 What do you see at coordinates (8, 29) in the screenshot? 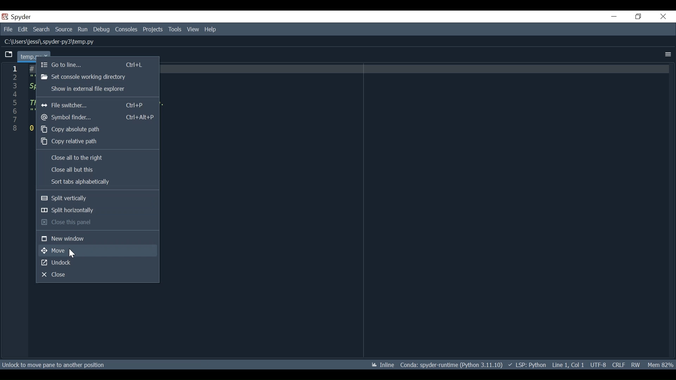
I see `File` at bounding box center [8, 29].